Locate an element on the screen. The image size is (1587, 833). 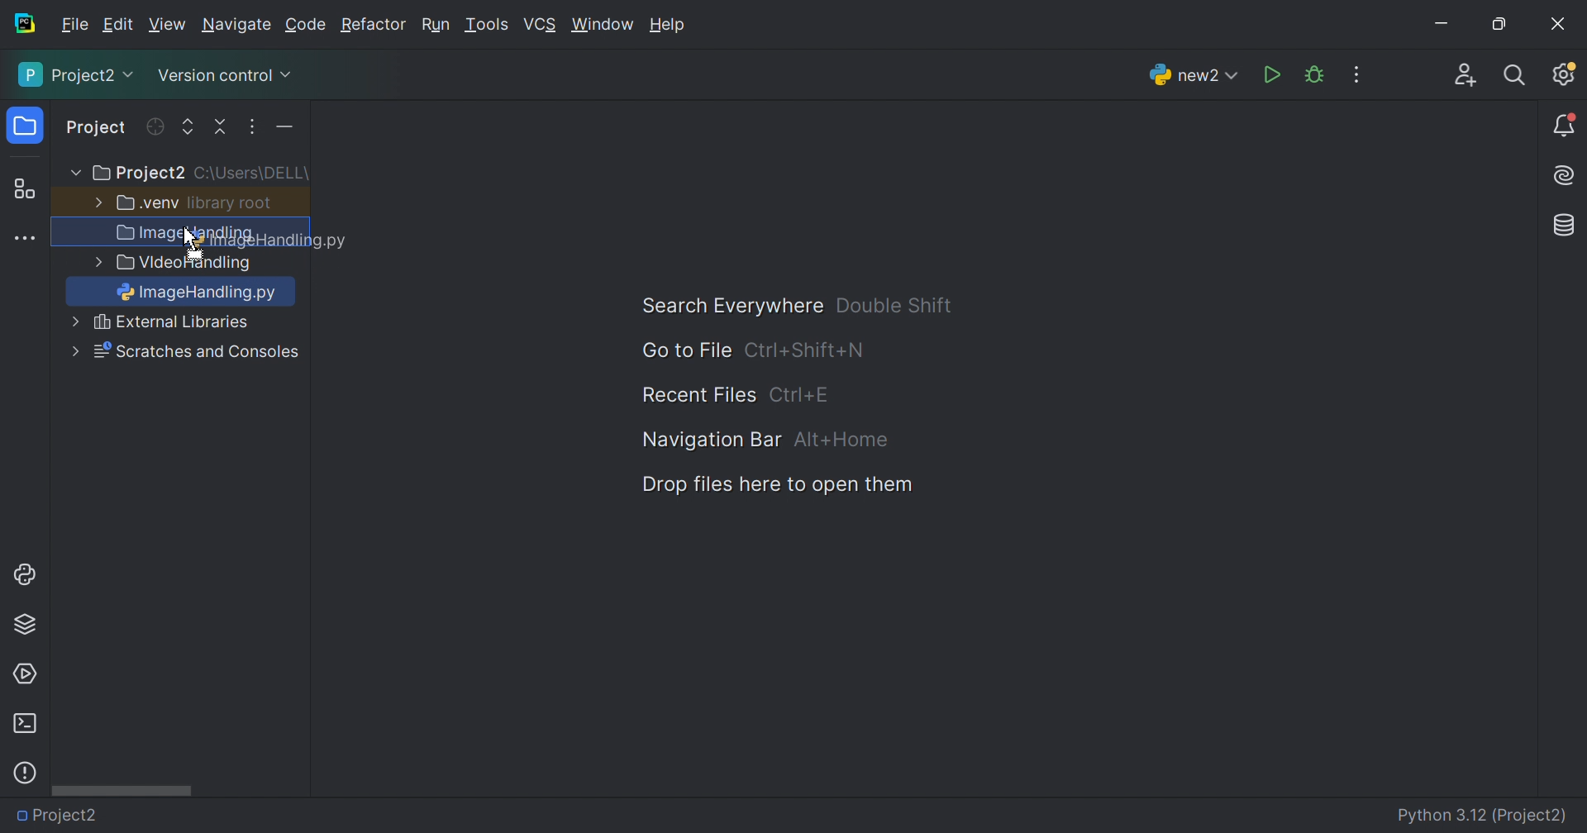
Project icon is located at coordinates (27, 126).